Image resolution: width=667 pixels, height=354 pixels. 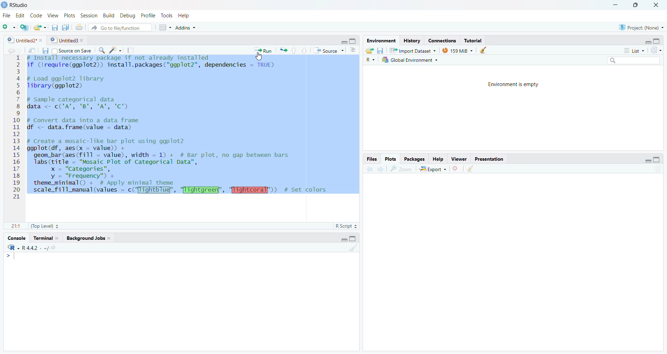 I want to click on Tutorial, so click(x=472, y=41).